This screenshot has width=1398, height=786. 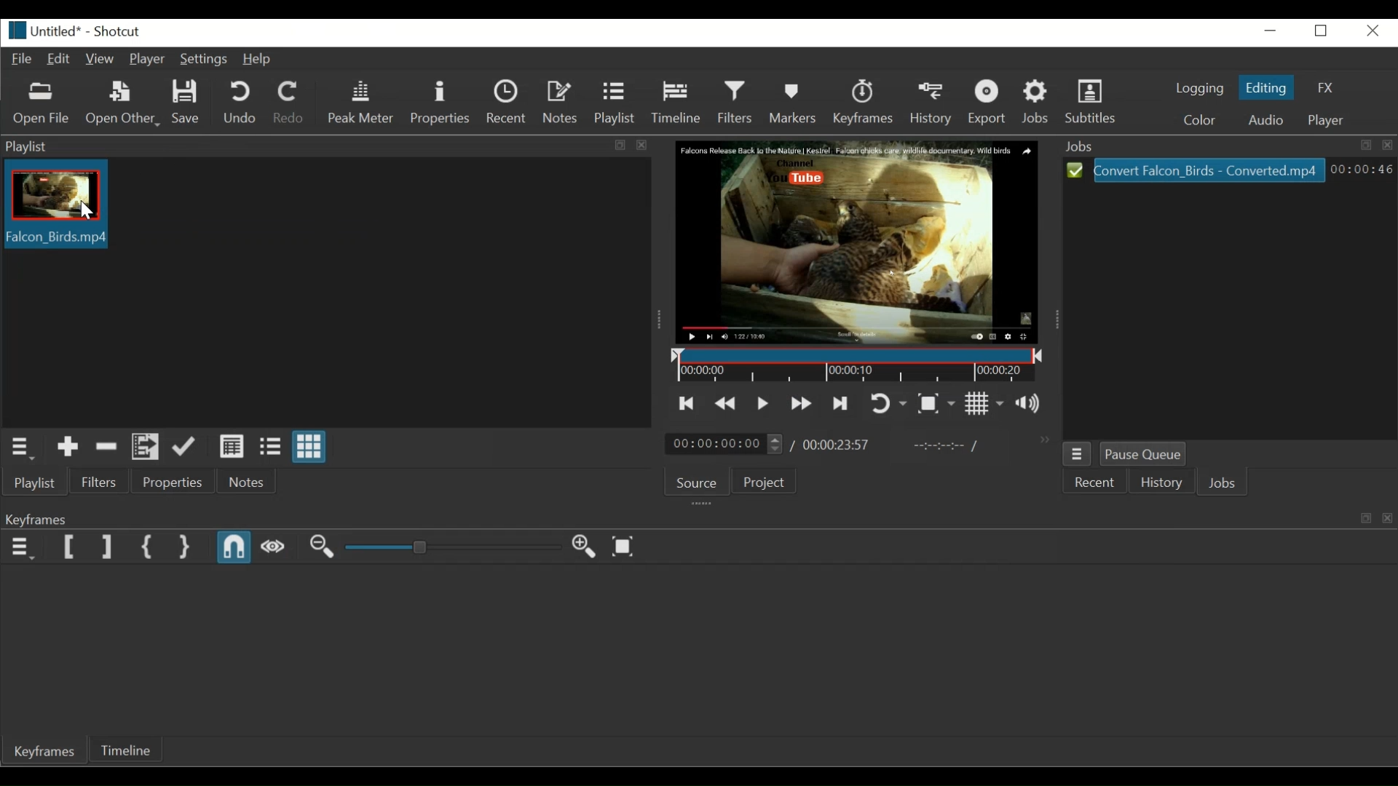 I want to click on Snap, so click(x=234, y=548).